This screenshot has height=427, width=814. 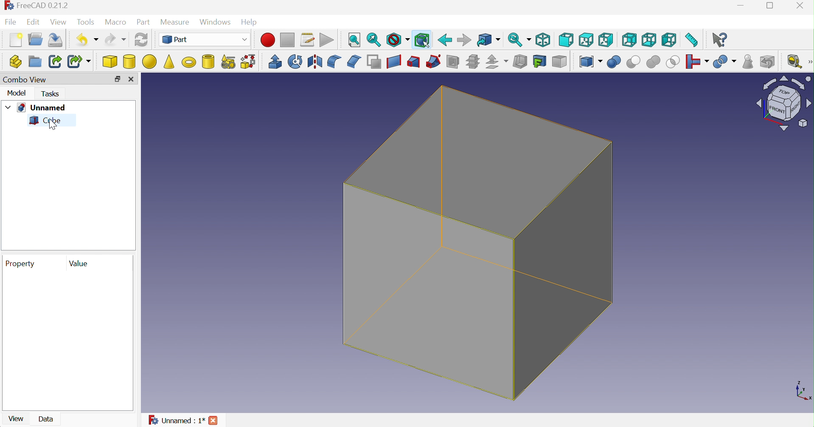 I want to click on Redo, so click(x=115, y=40).